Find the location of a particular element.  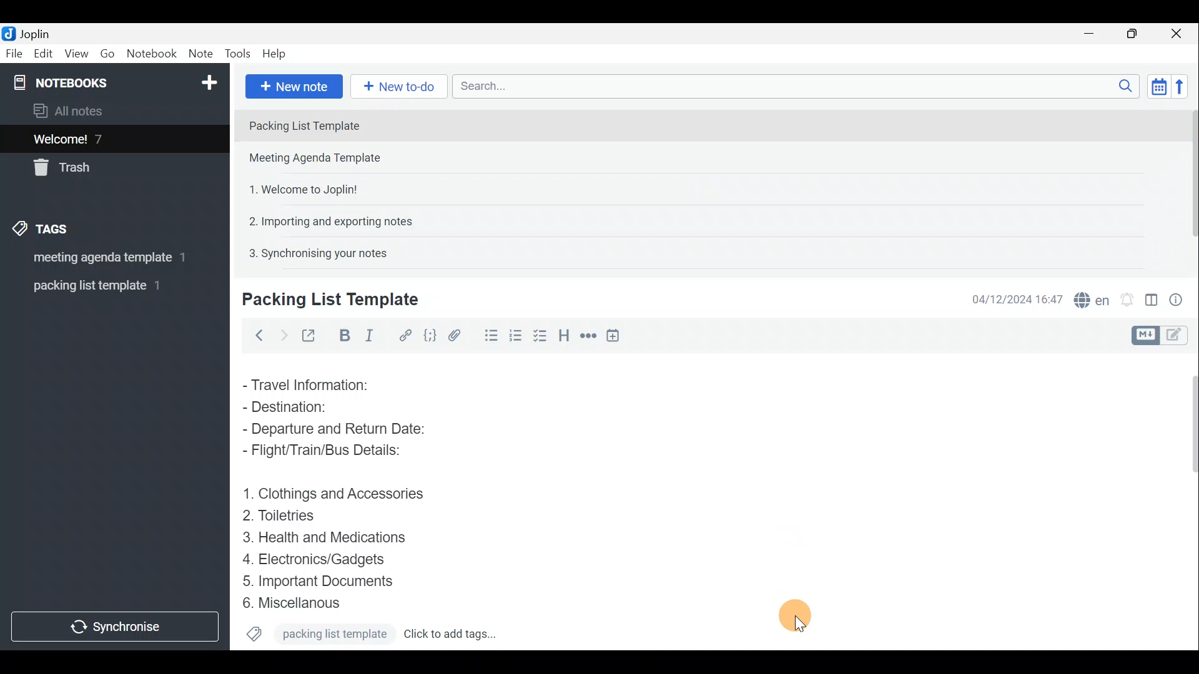

Toggle editors is located at coordinates (1147, 334).